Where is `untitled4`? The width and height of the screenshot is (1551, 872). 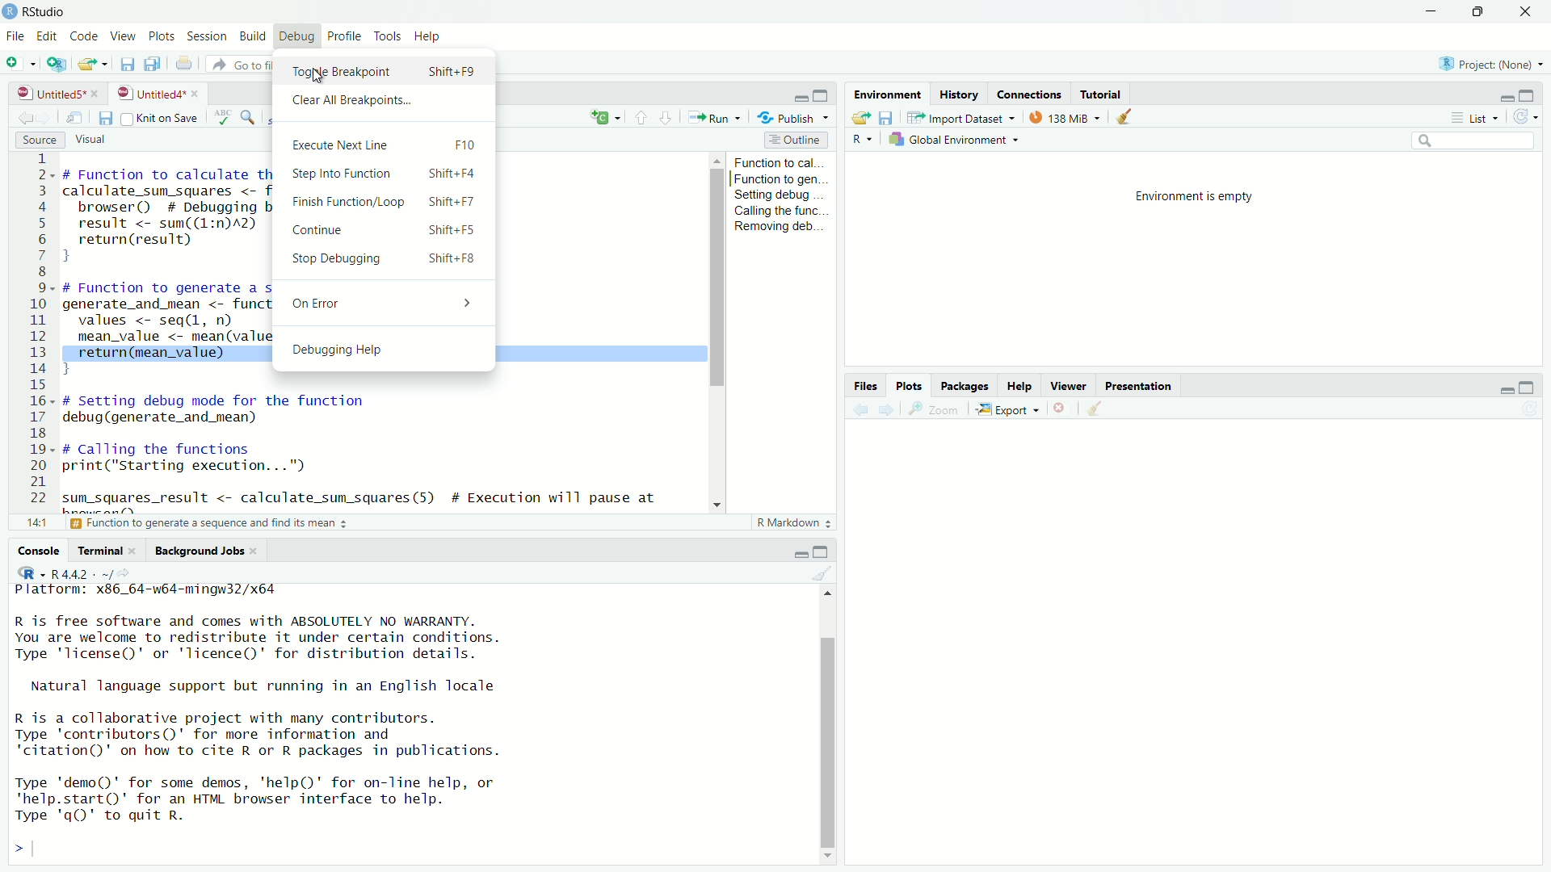
untitled4 is located at coordinates (153, 93).